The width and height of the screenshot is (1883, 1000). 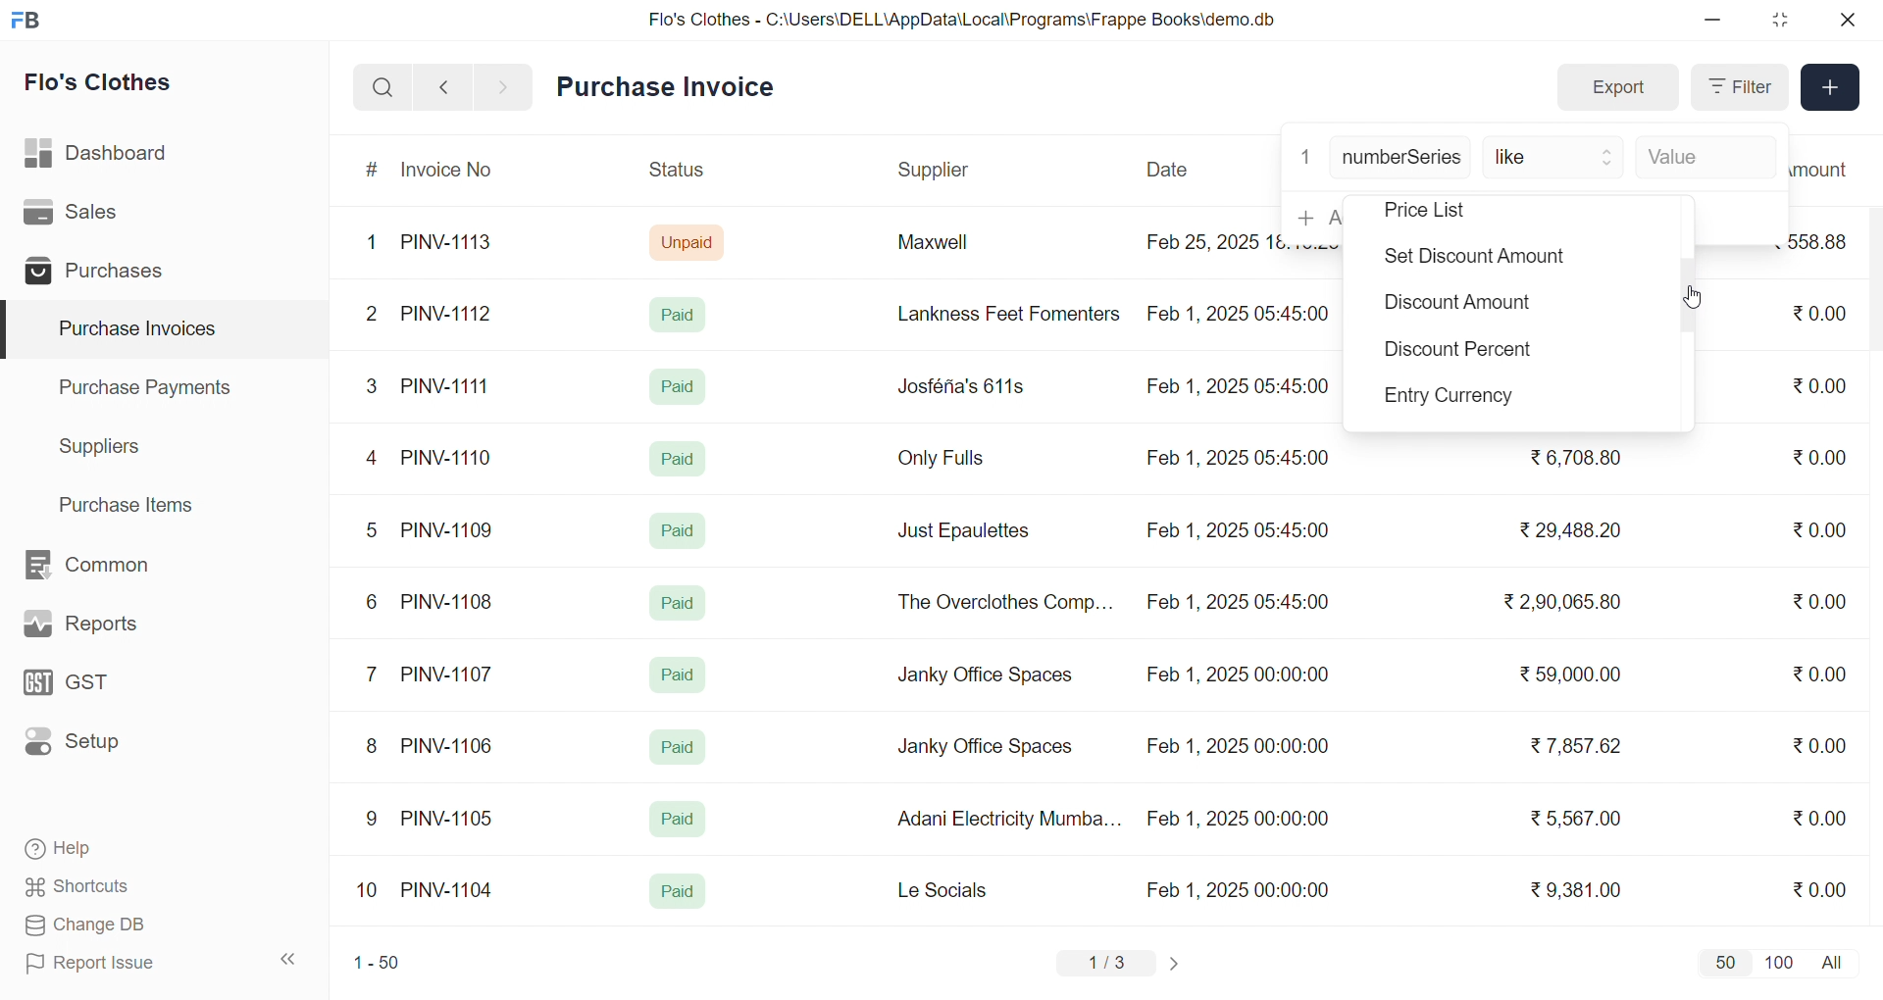 What do you see at coordinates (451, 818) in the screenshot?
I see `PINV-1105` at bounding box center [451, 818].